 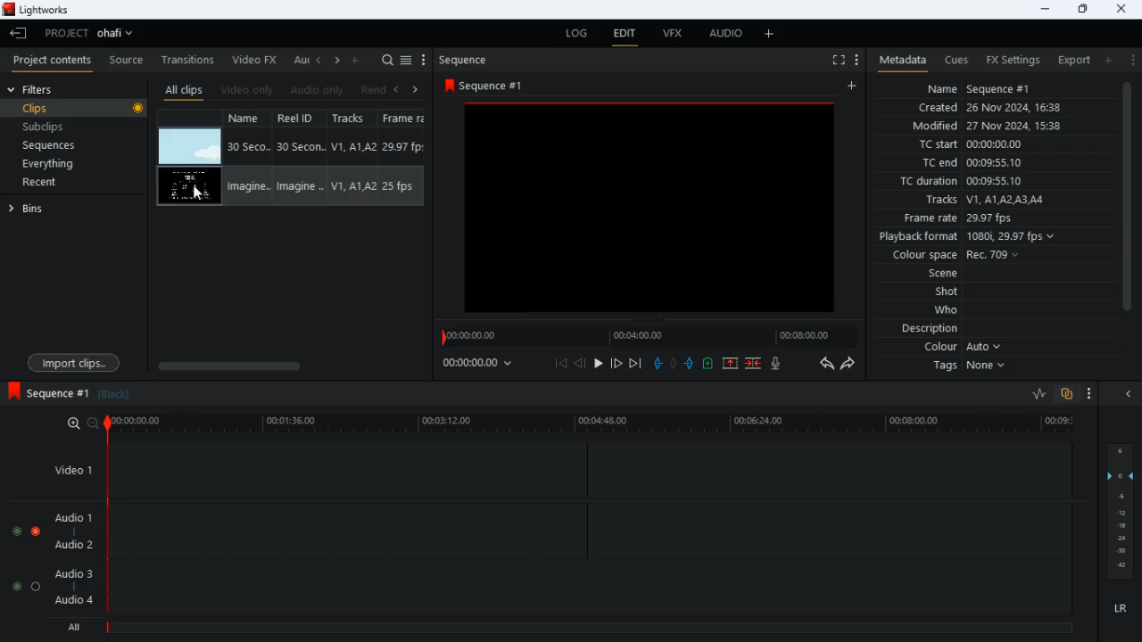 What do you see at coordinates (87, 34) in the screenshot?
I see `project` at bounding box center [87, 34].